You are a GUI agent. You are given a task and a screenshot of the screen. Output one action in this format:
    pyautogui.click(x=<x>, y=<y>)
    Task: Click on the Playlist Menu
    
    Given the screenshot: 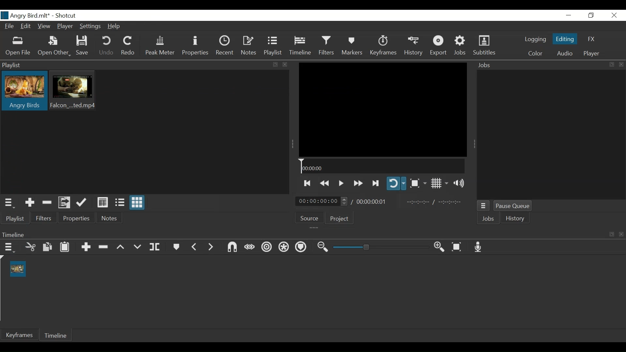 What is the action you would take?
    pyautogui.click(x=11, y=203)
    